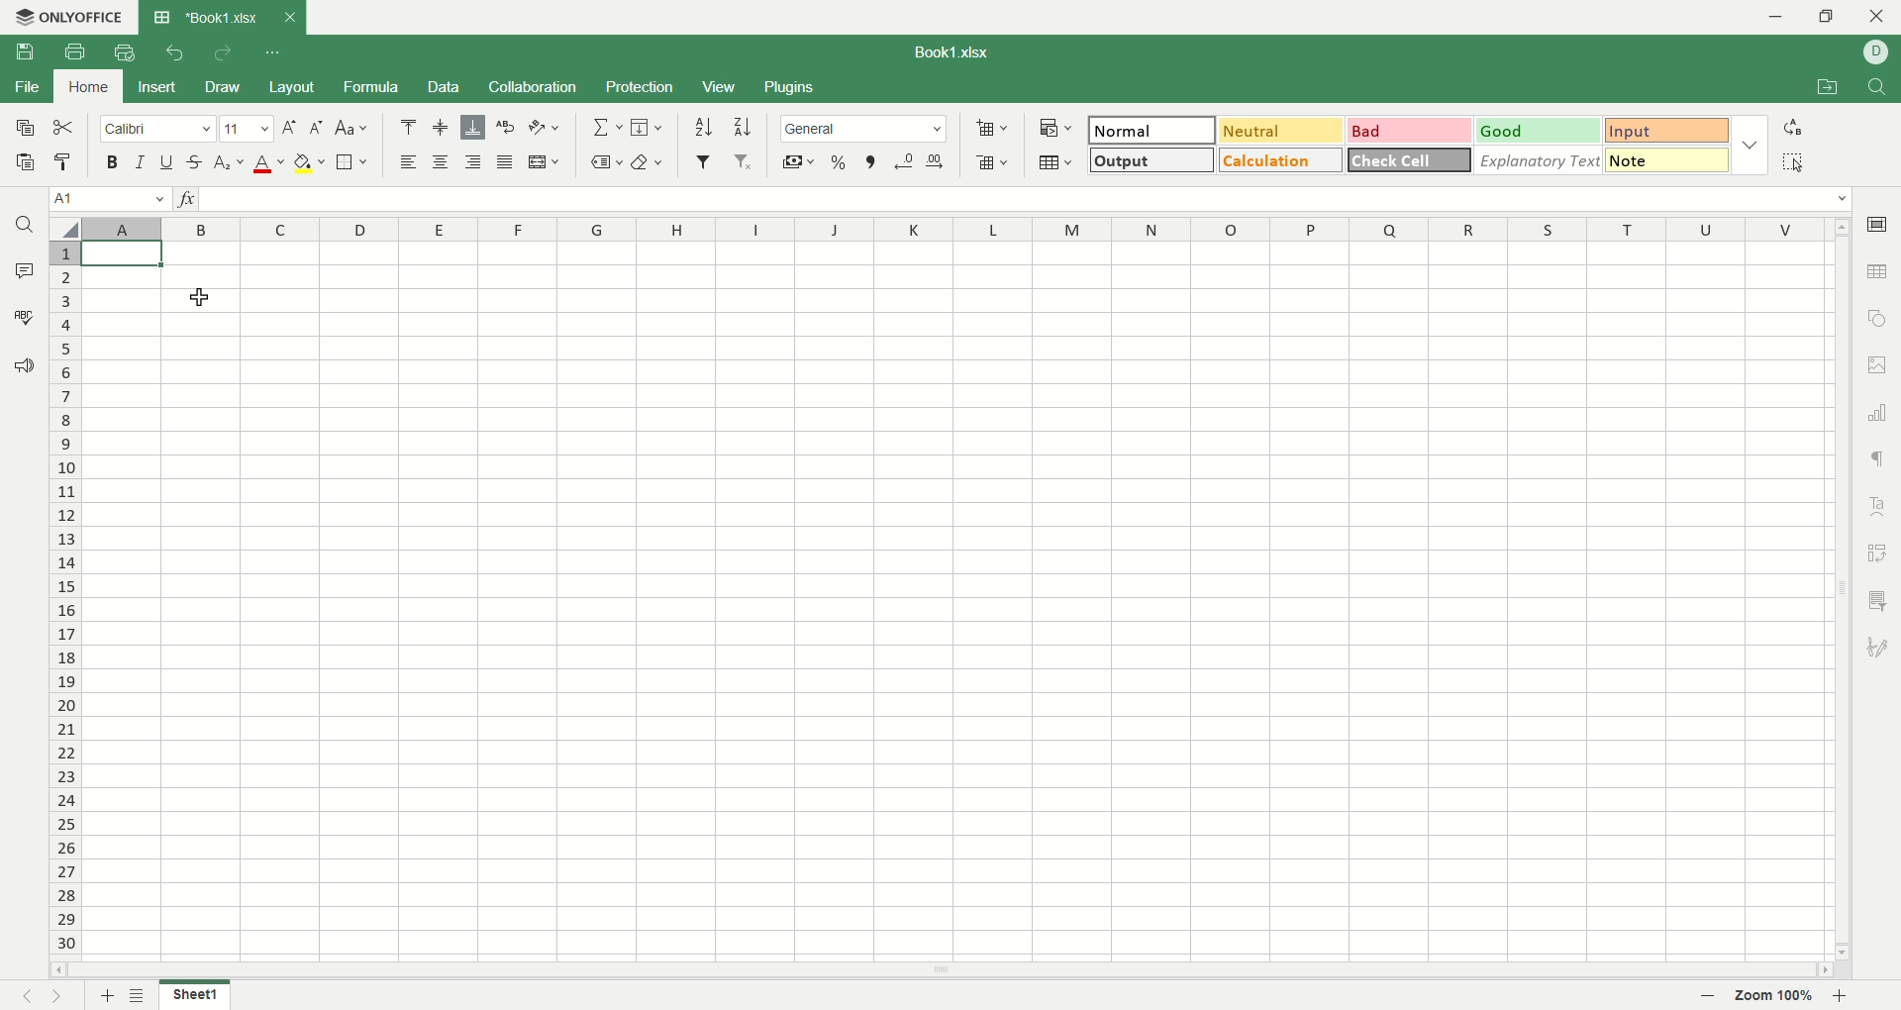  I want to click on conditional formatting, so click(1057, 129).